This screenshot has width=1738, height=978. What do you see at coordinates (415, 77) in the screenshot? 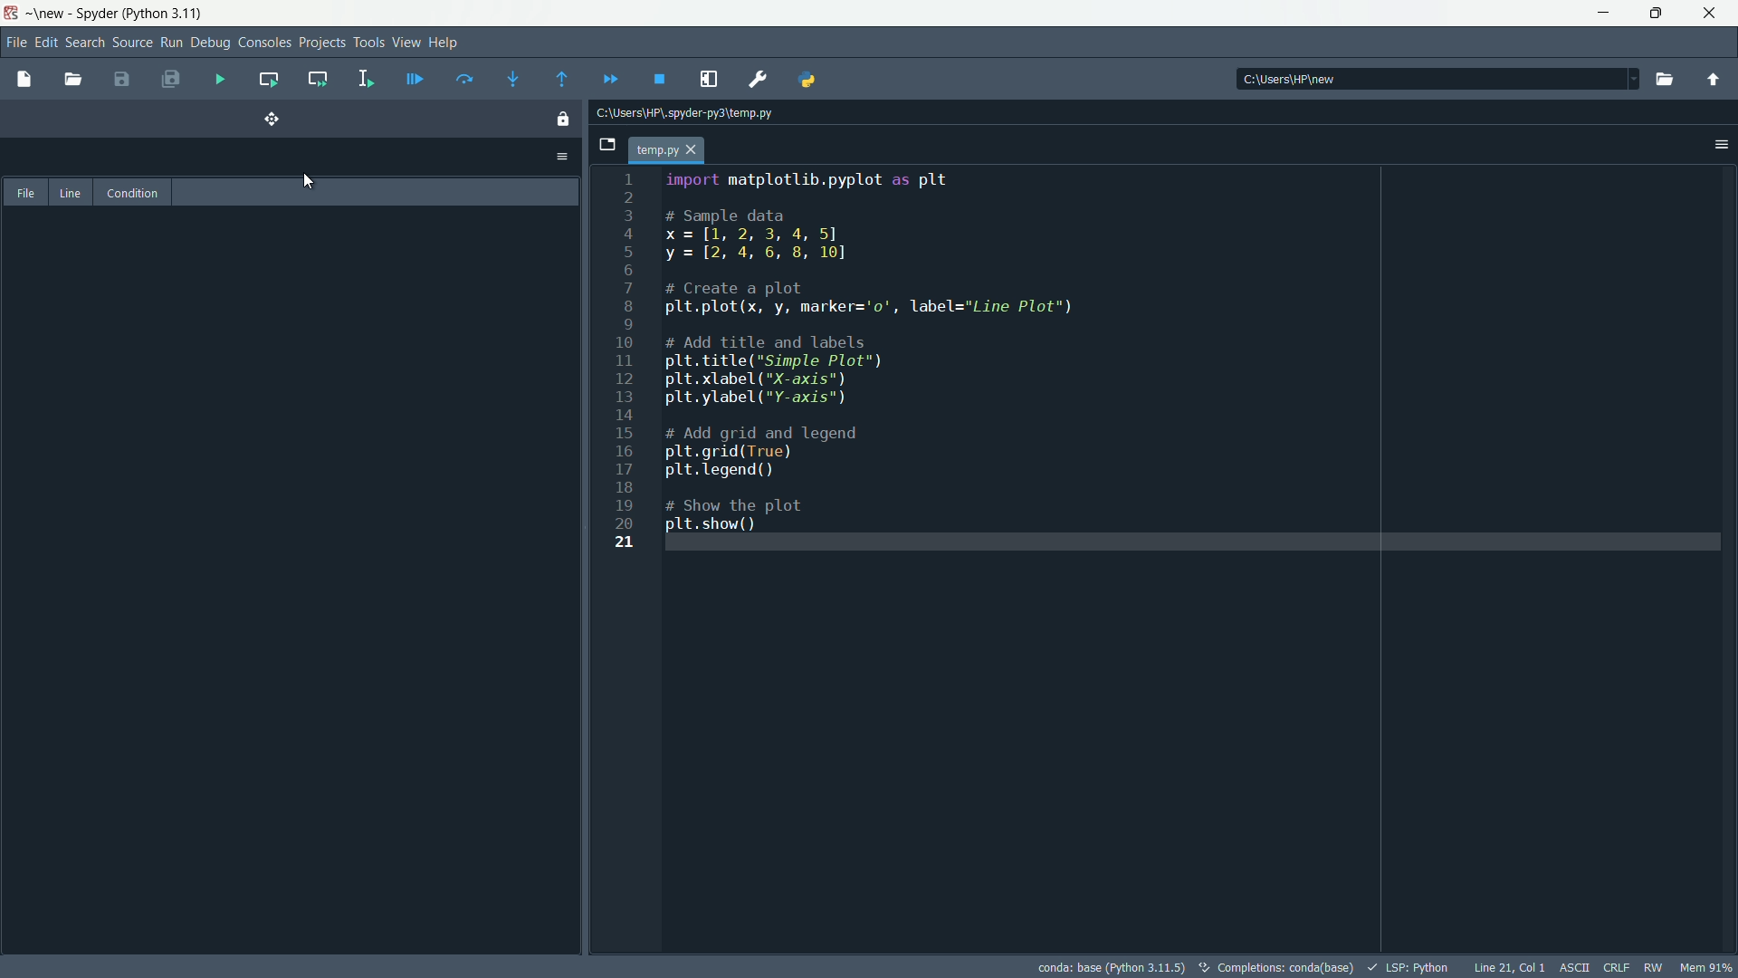
I see `debug file` at bounding box center [415, 77].